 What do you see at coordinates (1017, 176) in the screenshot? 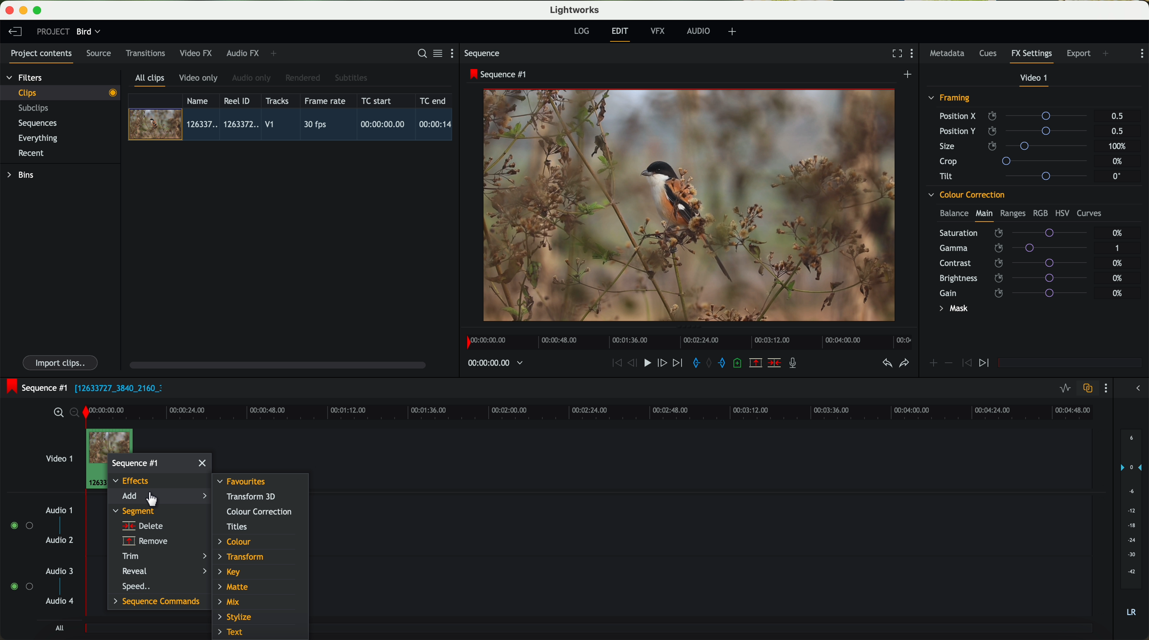
I see `tilt` at bounding box center [1017, 176].